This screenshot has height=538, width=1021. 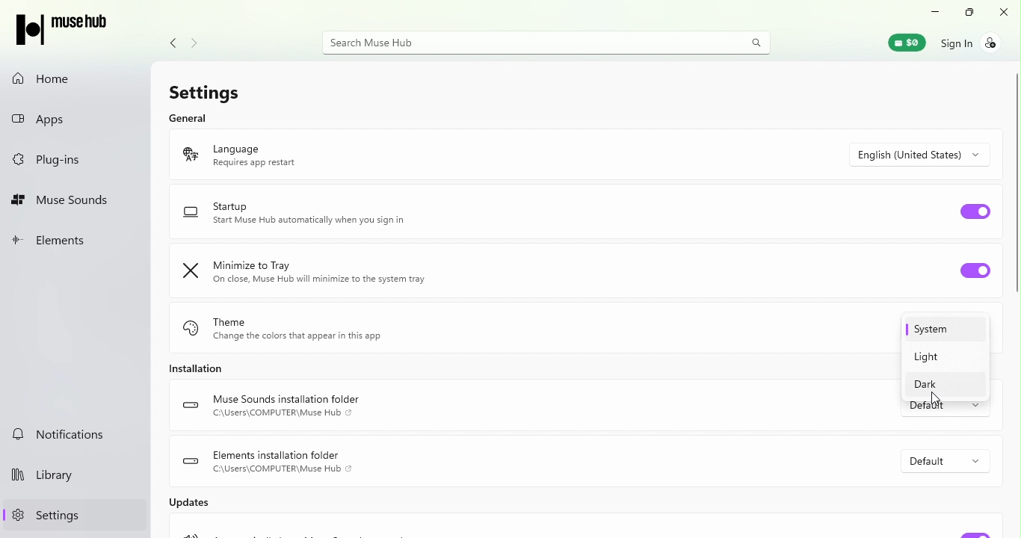 What do you see at coordinates (334, 273) in the screenshot?
I see `Minimize to tray` at bounding box center [334, 273].